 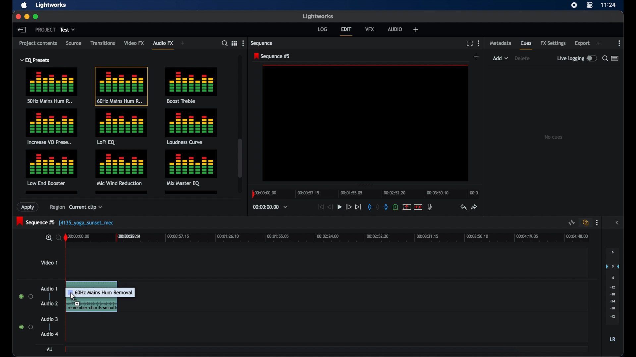 I want to click on time, so click(x=609, y=5).